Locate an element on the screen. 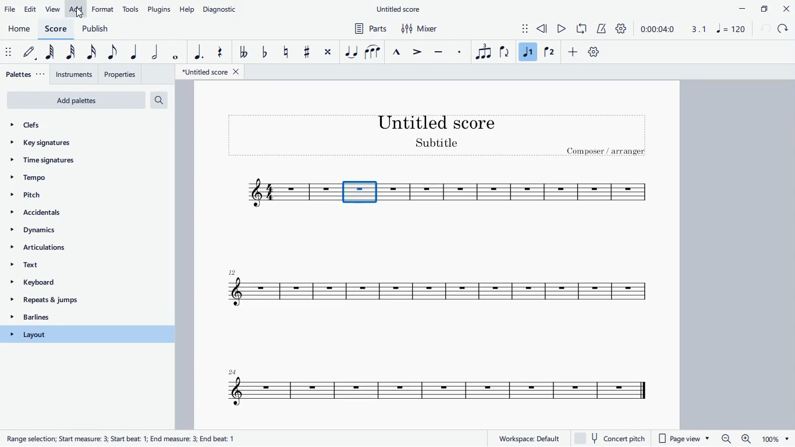 This screenshot has height=447, width=795. publish is located at coordinates (95, 28).